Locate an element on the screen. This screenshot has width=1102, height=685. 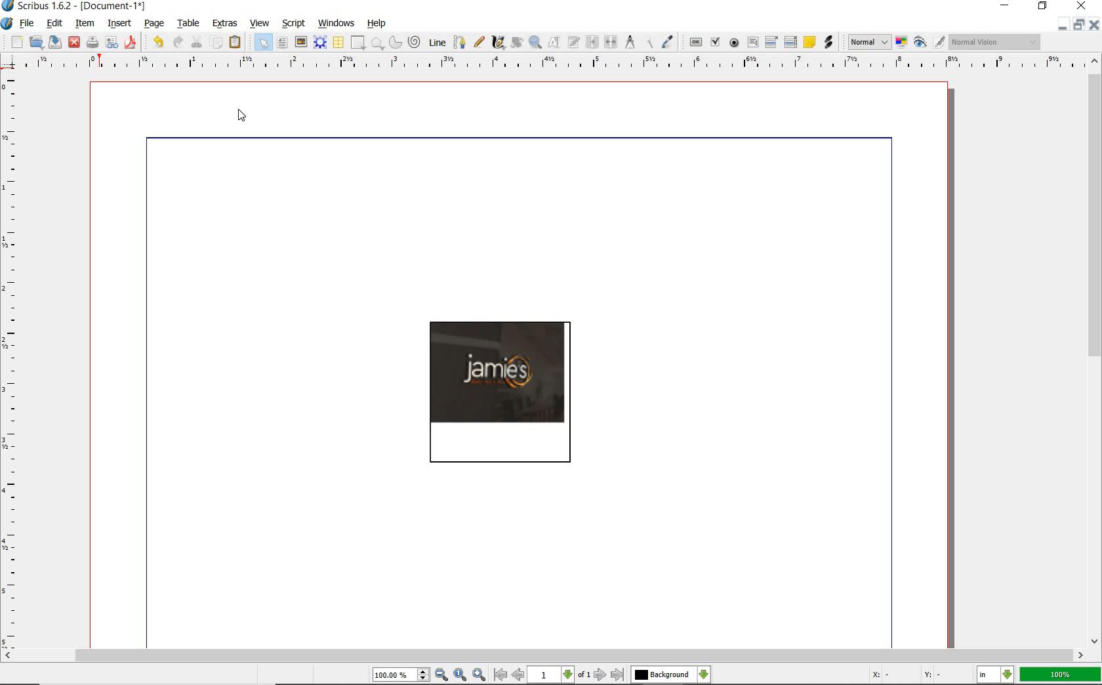
link annotation is located at coordinates (828, 43).